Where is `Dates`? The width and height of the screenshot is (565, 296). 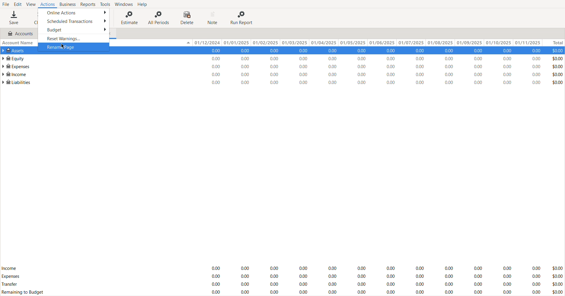 Dates is located at coordinates (366, 43).